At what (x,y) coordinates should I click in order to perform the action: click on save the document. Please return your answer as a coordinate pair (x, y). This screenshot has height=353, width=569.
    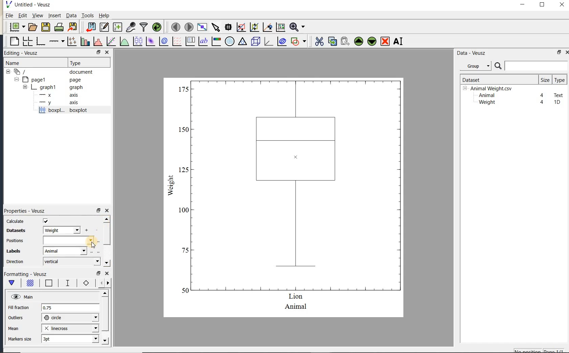
    Looking at the image, I should click on (45, 27).